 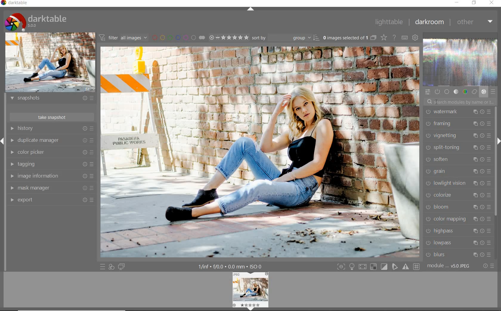 What do you see at coordinates (427, 91) in the screenshot?
I see `quick access panel` at bounding box center [427, 91].